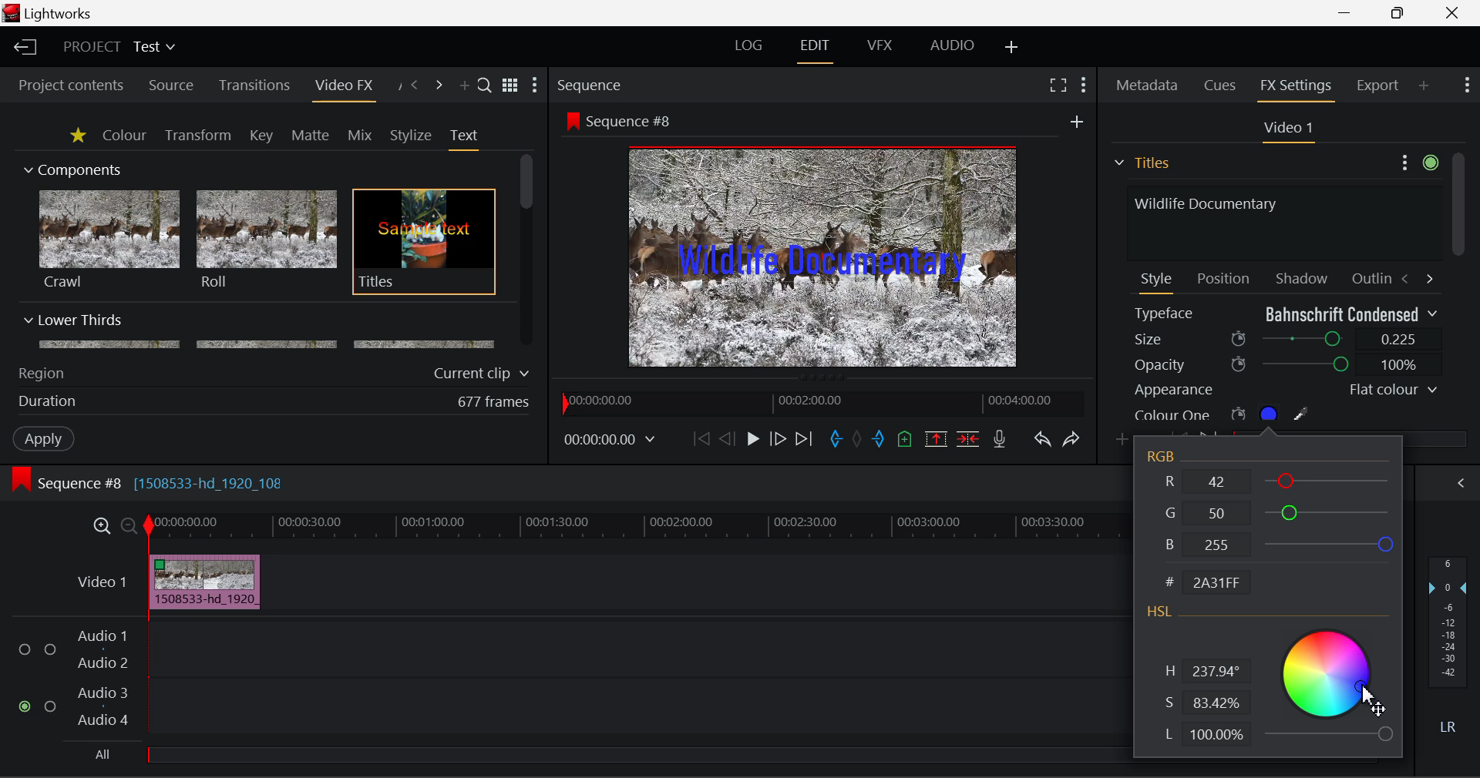 The image size is (1480, 778). I want to click on Play, so click(753, 438).